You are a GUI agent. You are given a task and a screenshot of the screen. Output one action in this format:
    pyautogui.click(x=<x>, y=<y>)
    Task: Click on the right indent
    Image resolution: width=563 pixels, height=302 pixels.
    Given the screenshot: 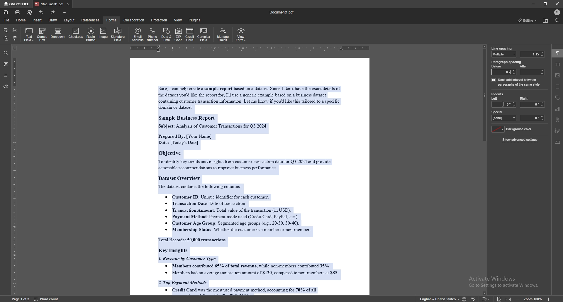 What is the action you would take?
    pyautogui.click(x=532, y=102)
    